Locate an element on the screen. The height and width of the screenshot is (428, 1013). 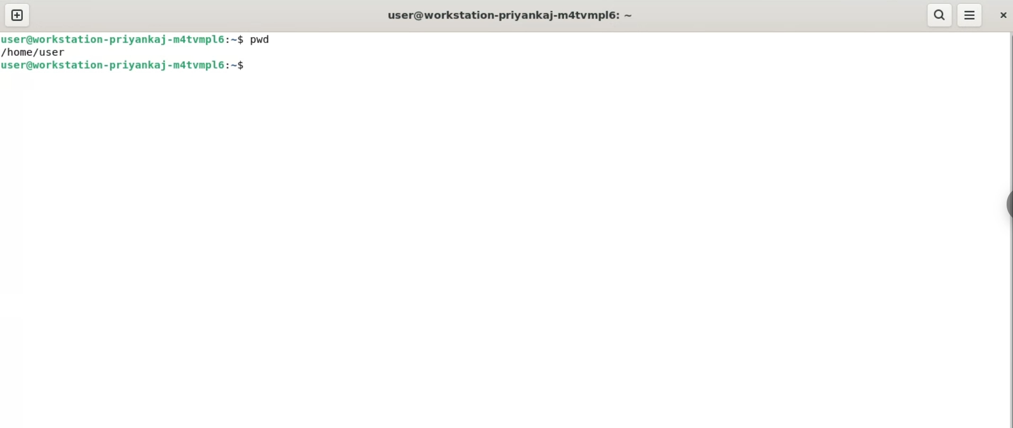
user@workstation-priyankaj-m4tvmpl6: ~ is located at coordinates (515, 14).